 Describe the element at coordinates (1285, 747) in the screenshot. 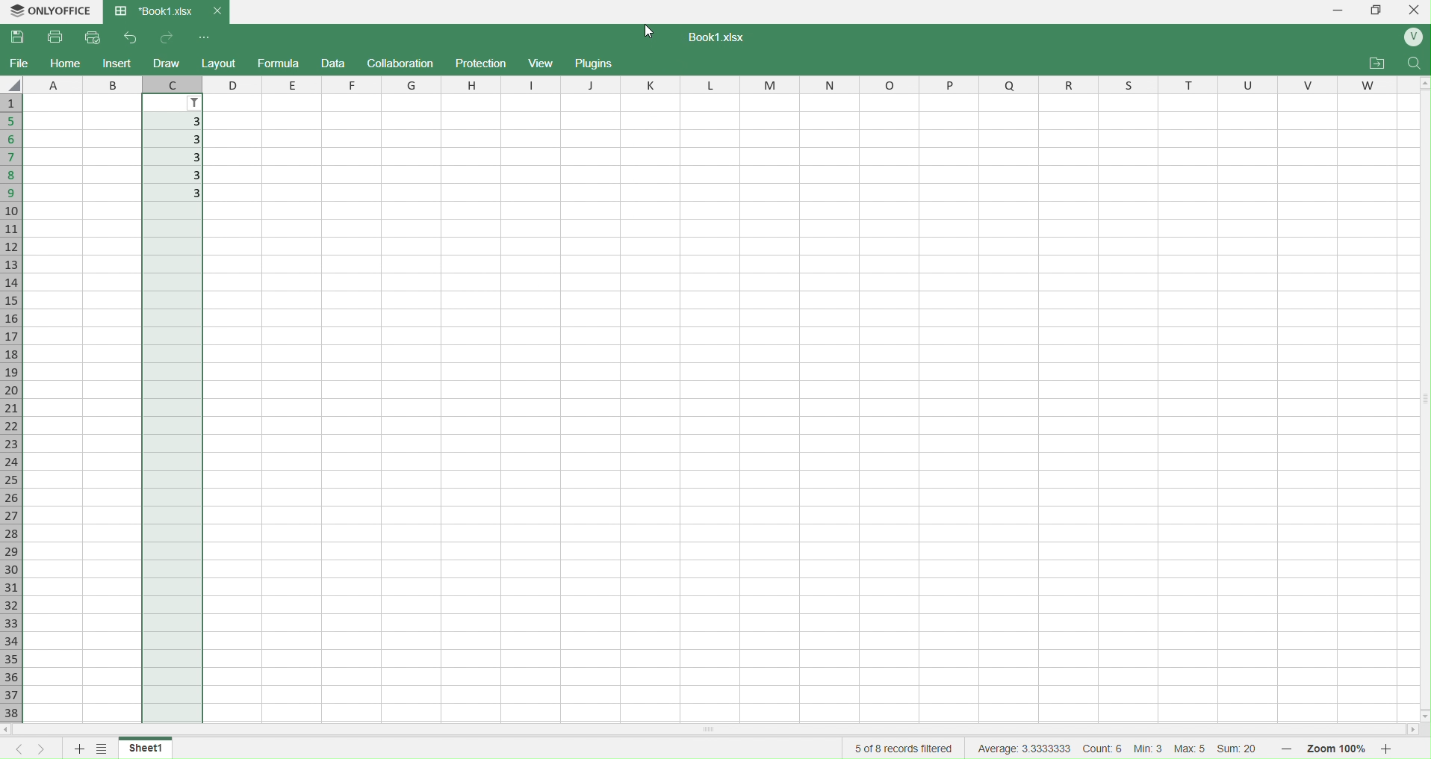

I see `zoom out` at that location.